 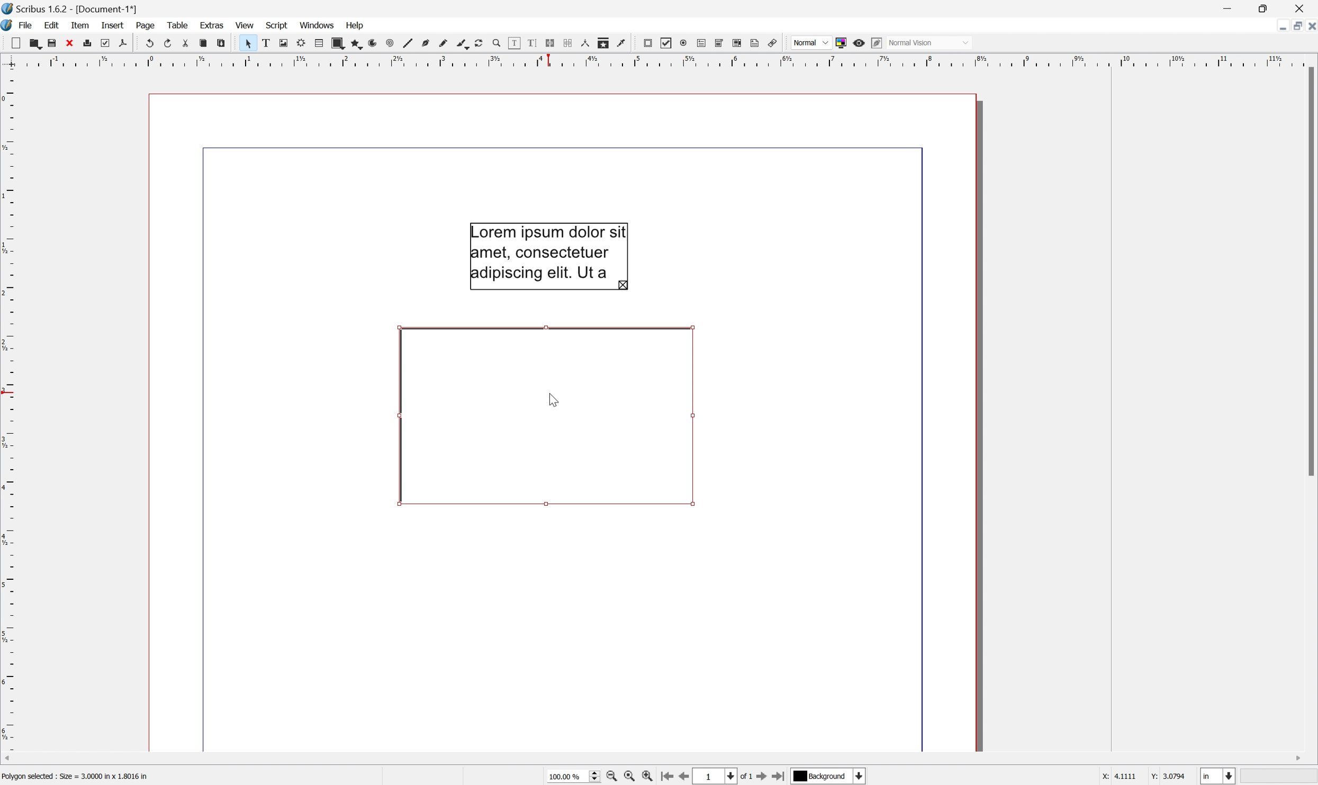 I want to click on Copy item properties, so click(x=604, y=43).